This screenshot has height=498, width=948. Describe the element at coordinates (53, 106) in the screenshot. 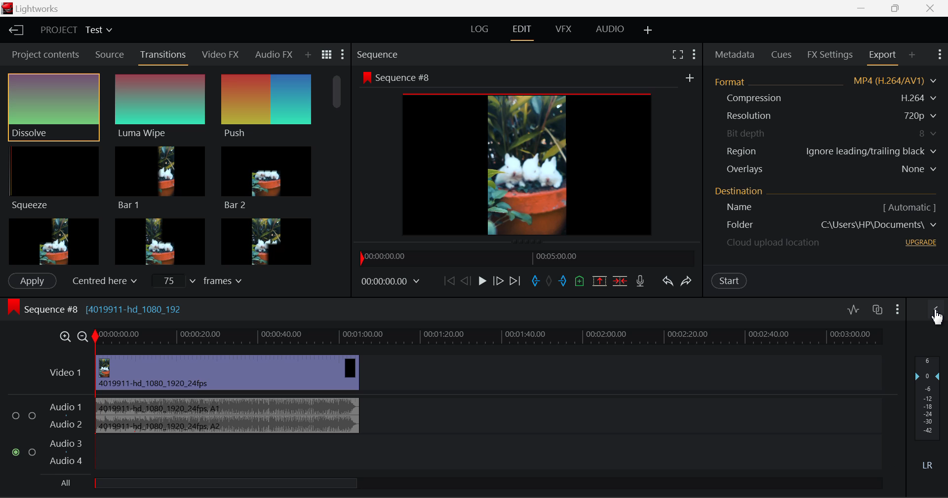

I see `Dissolve` at that location.